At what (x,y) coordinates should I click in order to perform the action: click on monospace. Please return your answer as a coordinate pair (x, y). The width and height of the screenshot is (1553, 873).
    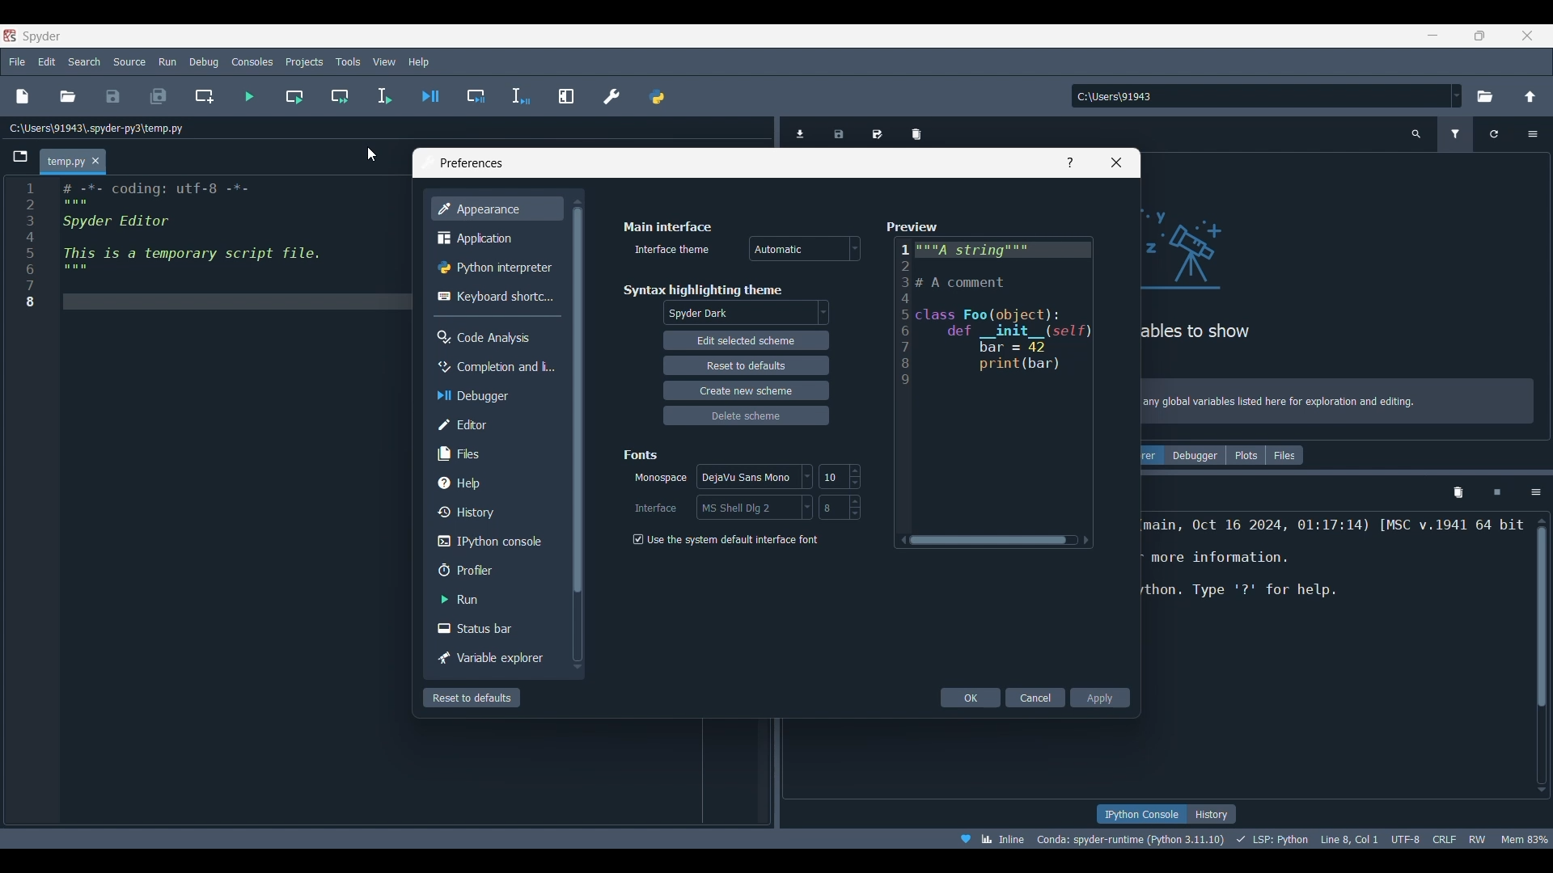
    Looking at the image, I should click on (751, 477).